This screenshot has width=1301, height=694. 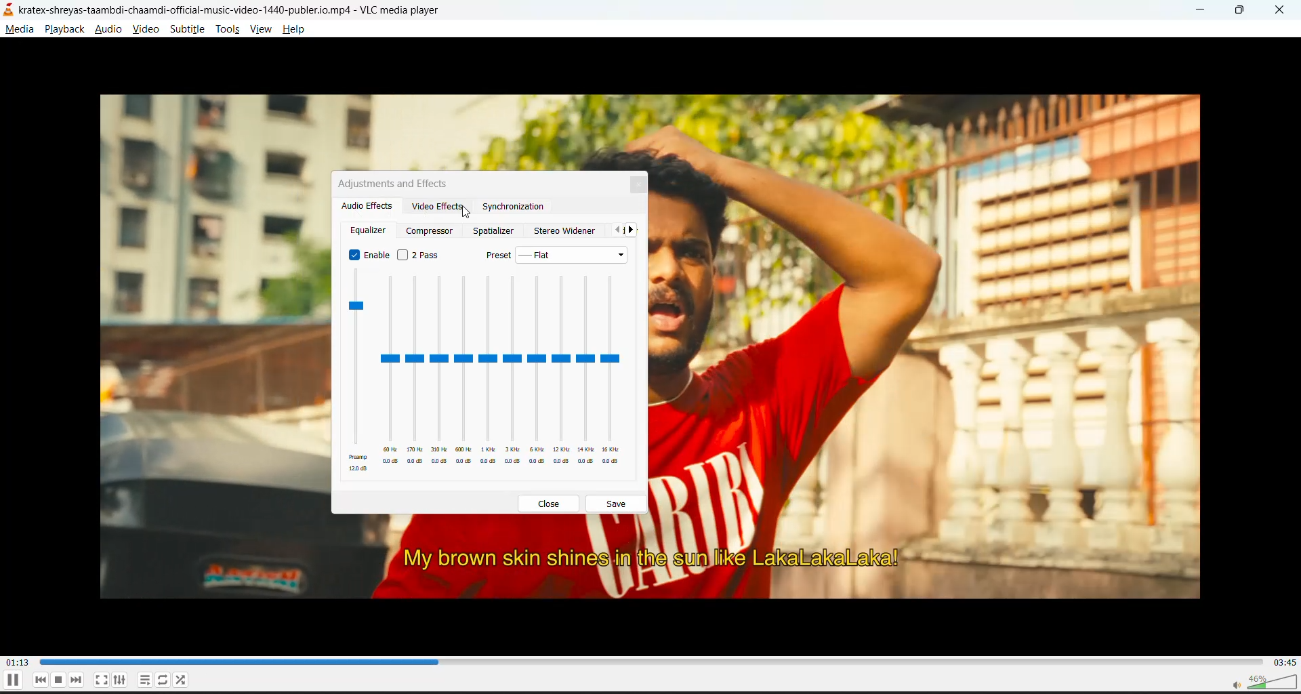 What do you see at coordinates (554, 504) in the screenshot?
I see `close` at bounding box center [554, 504].